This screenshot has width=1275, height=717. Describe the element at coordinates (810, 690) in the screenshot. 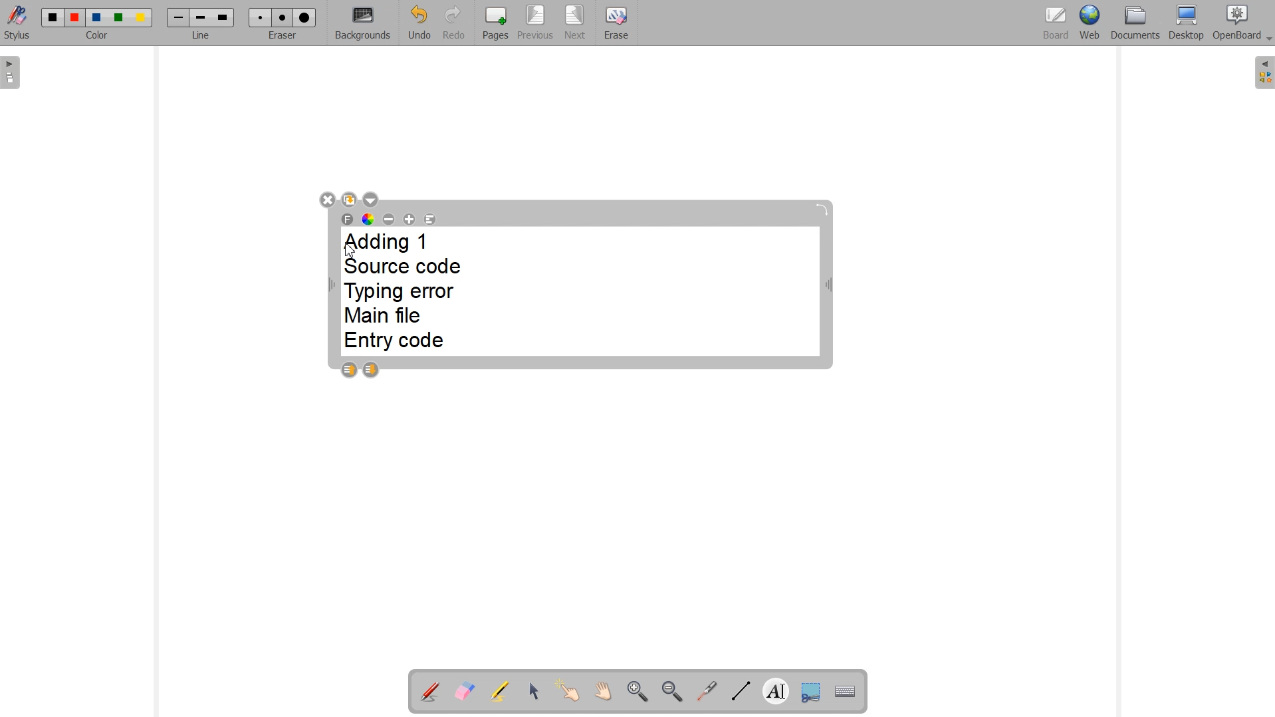

I see `Capture part of the screen` at that location.